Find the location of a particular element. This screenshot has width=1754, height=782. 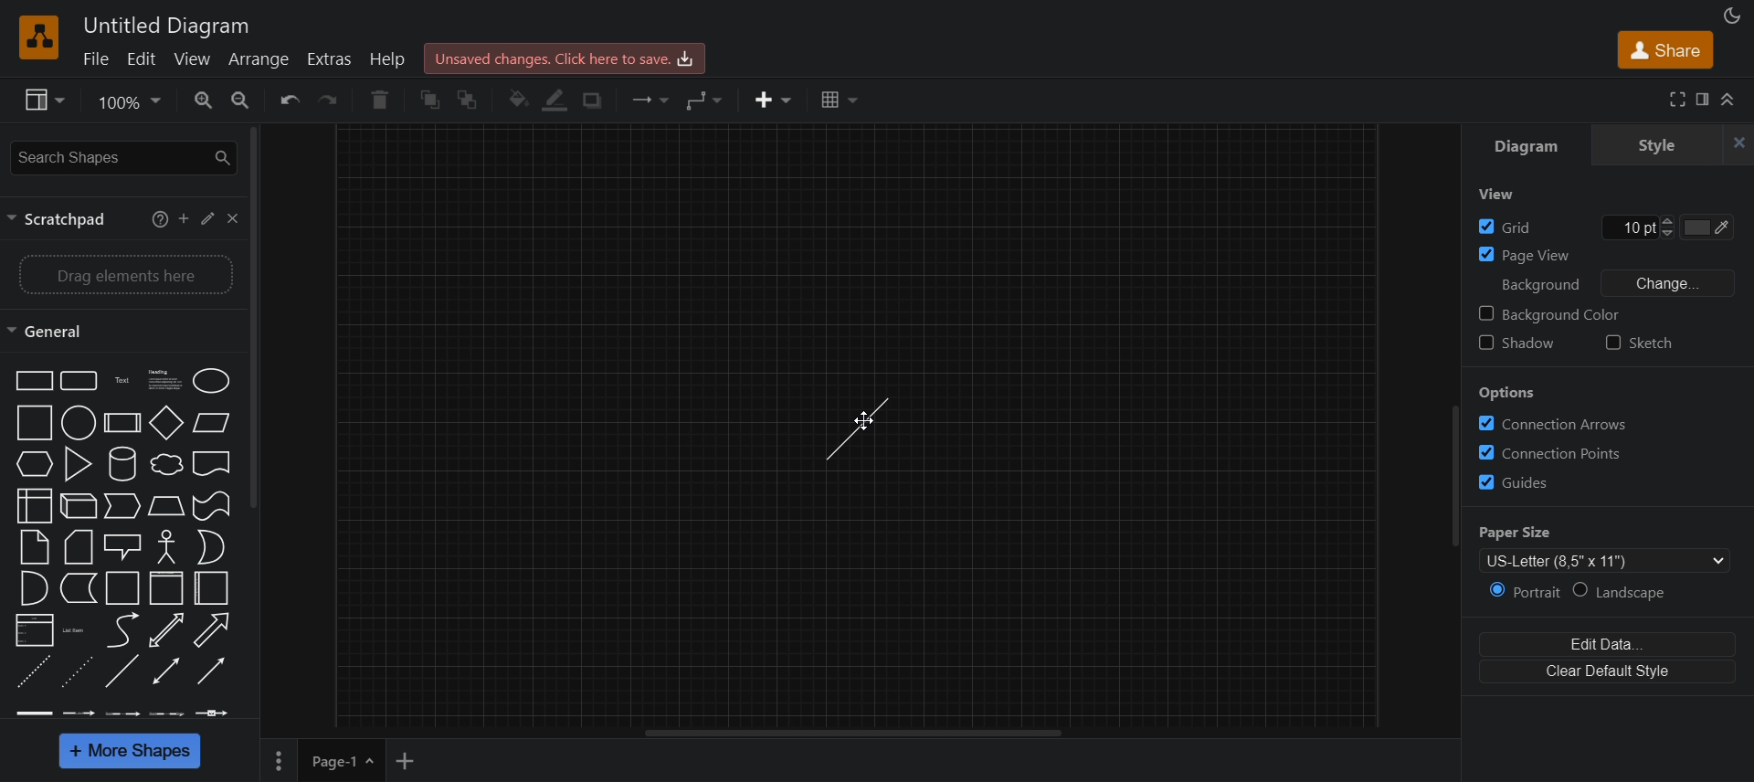

line is located at coordinates (122, 673).